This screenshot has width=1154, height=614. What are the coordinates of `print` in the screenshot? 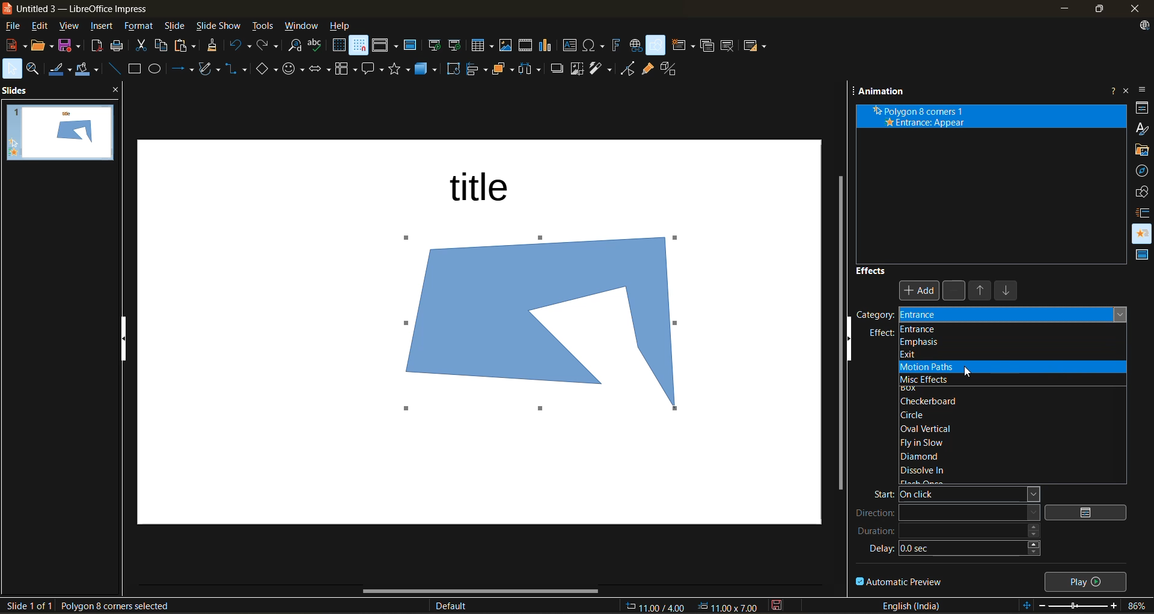 It's located at (121, 47).